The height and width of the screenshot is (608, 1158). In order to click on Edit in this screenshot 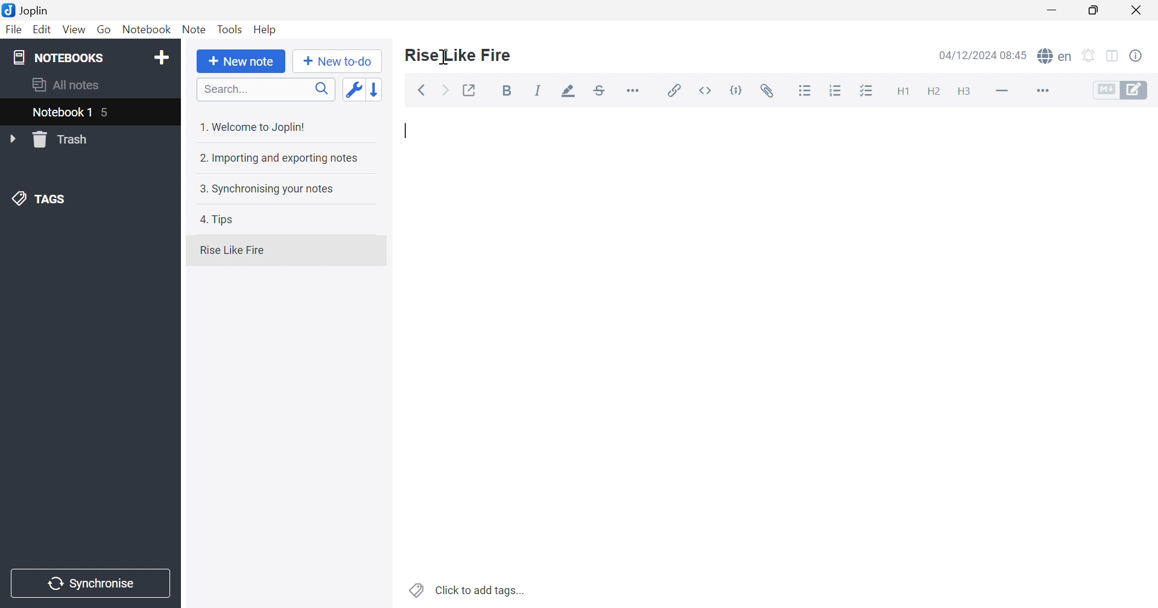, I will do `click(45, 31)`.